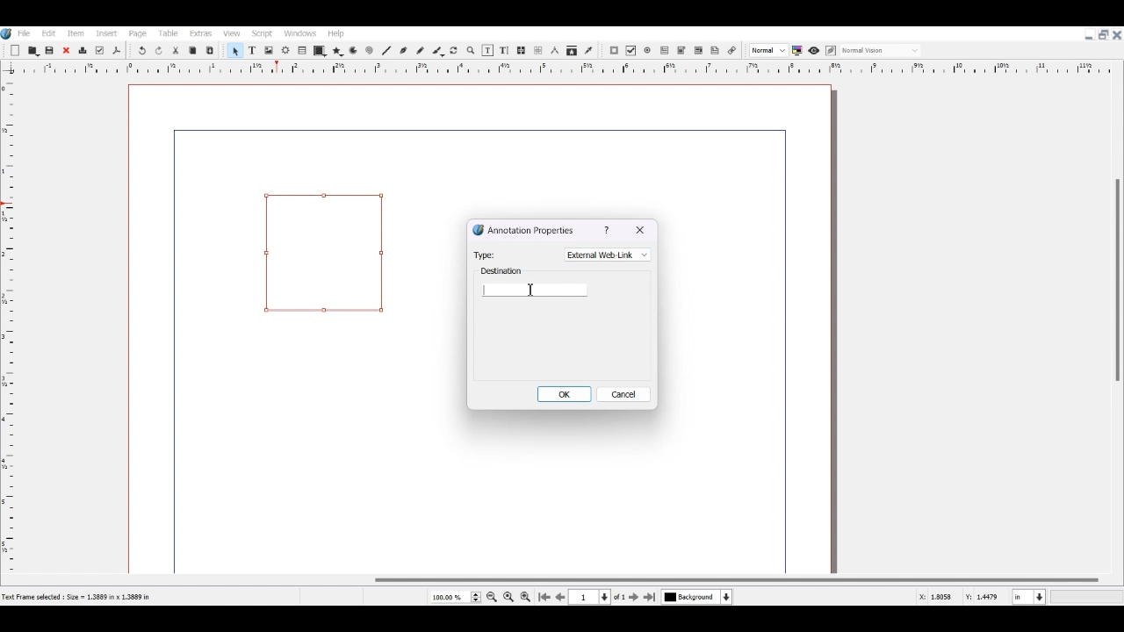 This screenshot has width=1124, height=632. What do you see at coordinates (301, 32) in the screenshot?
I see `Windows` at bounding box center [301, 32].